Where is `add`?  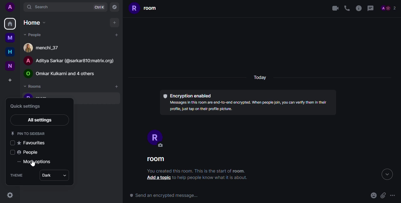
add is located at coordinates (114, 22).